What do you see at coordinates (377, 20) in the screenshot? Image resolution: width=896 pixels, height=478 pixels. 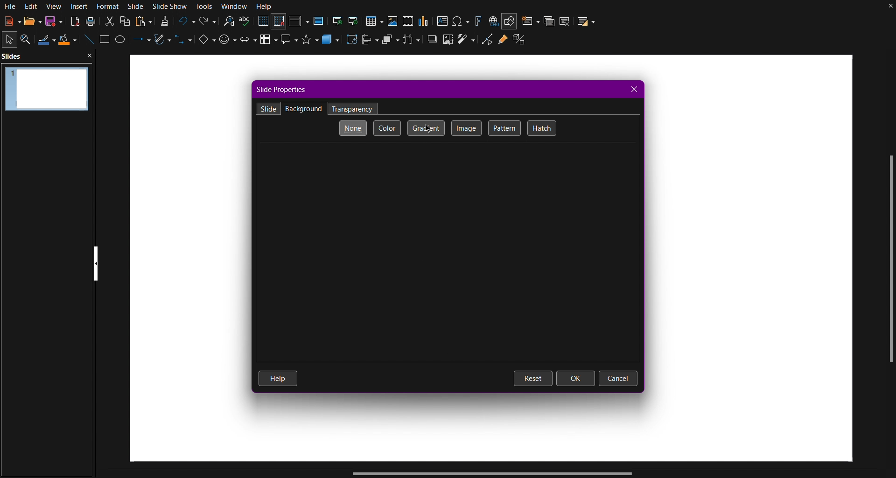 I see `Insert Table` at bounding box center [377, 20].